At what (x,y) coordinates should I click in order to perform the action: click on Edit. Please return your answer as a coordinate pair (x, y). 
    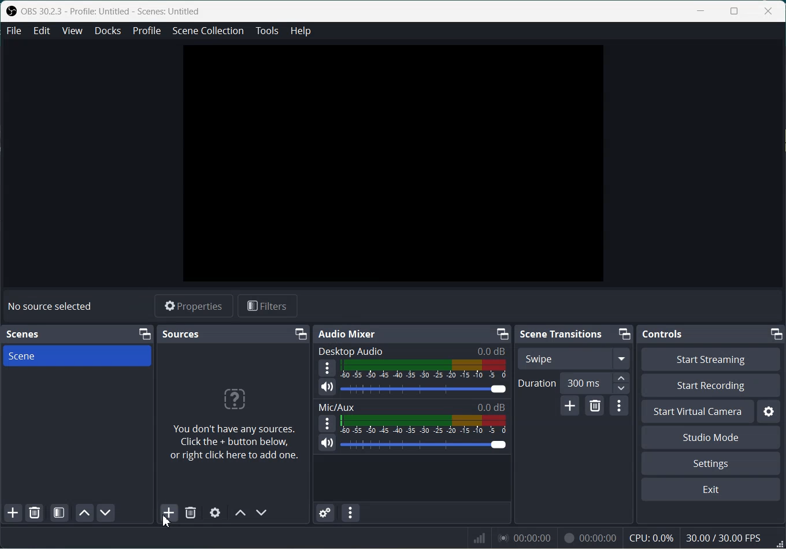
    Looking at the image, I should click on (42, 30).